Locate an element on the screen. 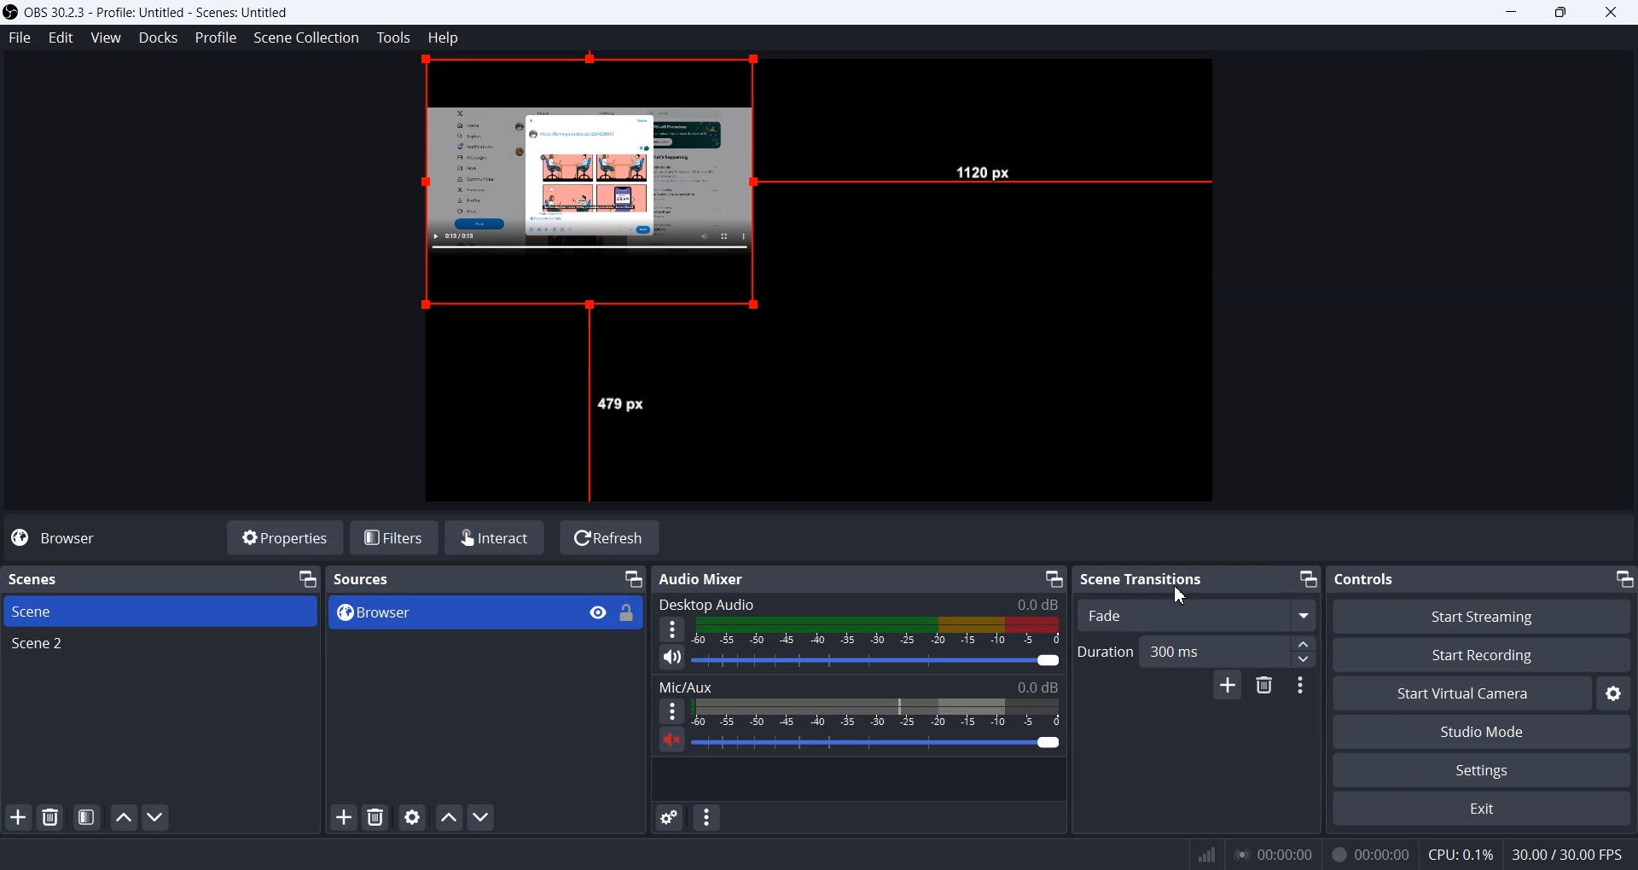 This screenshot has height=870, width=1638. Edit is located at coordinates (59, 38).